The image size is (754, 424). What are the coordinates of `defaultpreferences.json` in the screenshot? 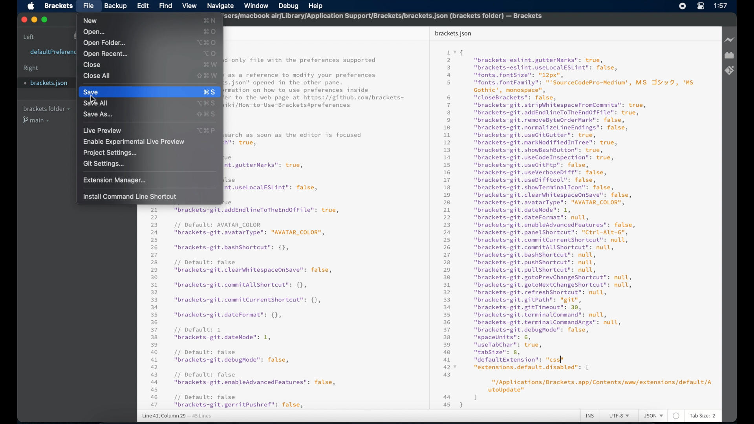 It's located at (50, 52).